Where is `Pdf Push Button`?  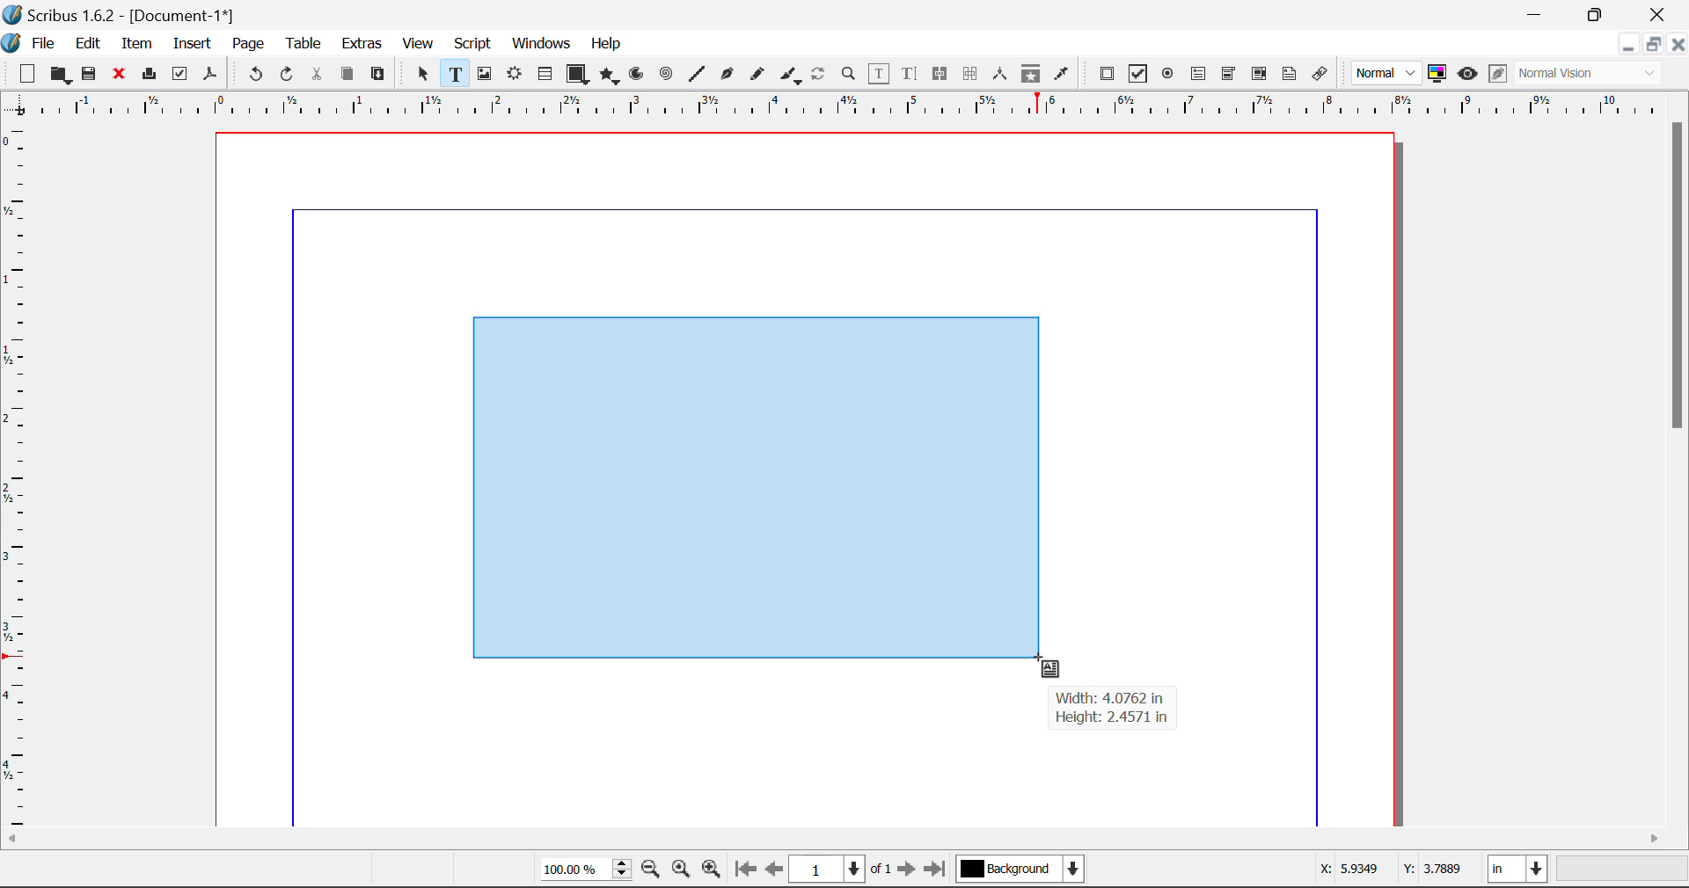 Pdf Push Button is located at coordinates (1107, 73).